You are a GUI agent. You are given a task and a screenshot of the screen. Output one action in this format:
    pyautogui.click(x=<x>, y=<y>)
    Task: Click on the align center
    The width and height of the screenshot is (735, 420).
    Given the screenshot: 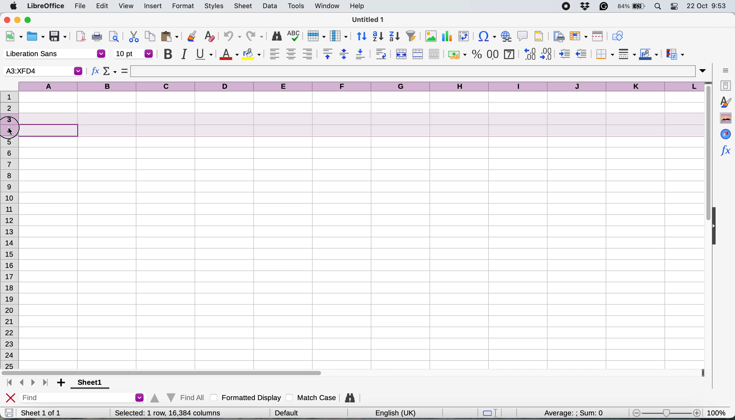 What is the action you would take?
    pyautogui.click(x=291, y=54)
    